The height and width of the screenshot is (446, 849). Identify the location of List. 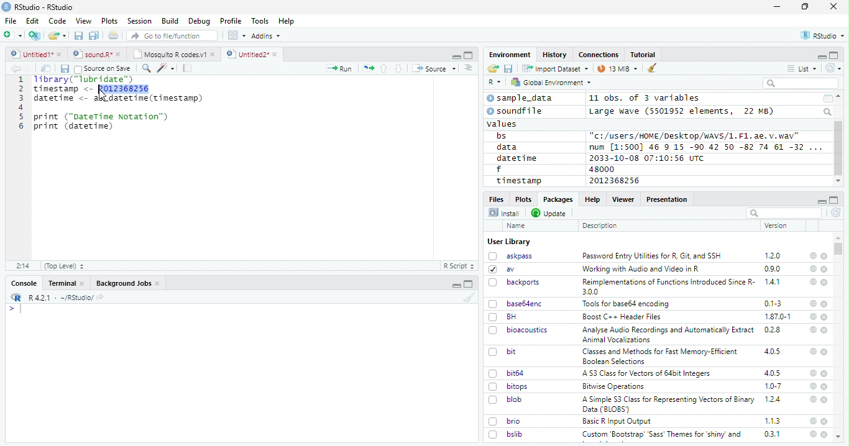
(802, 69).